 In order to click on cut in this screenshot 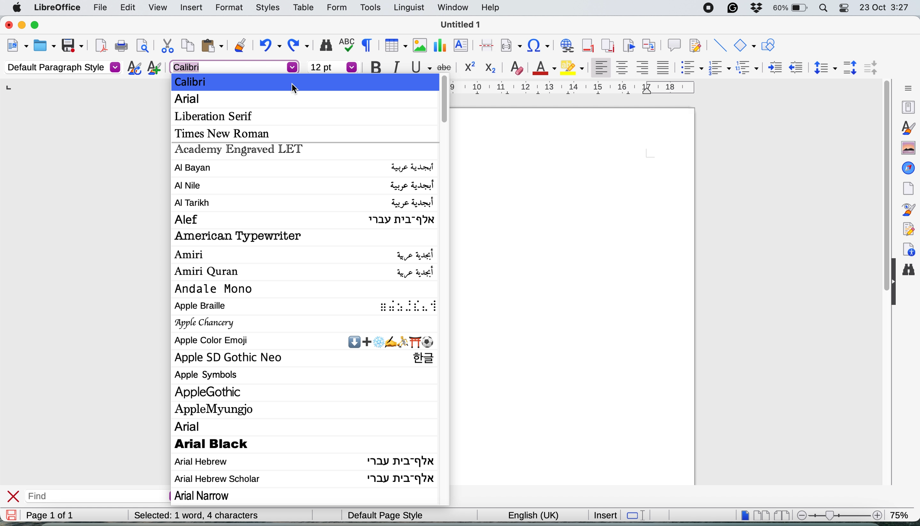, I will do `click(165, 46)`.